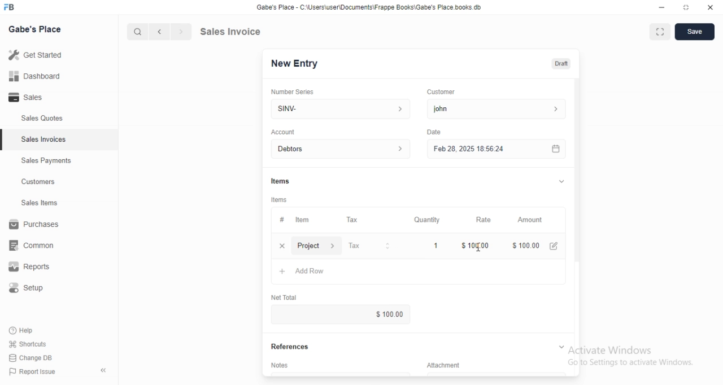 The width and height of the screenshot is (723, 385). Describe the element at coordinates (289, 296) in the screenshot. I see `‘Net Total` at that location.